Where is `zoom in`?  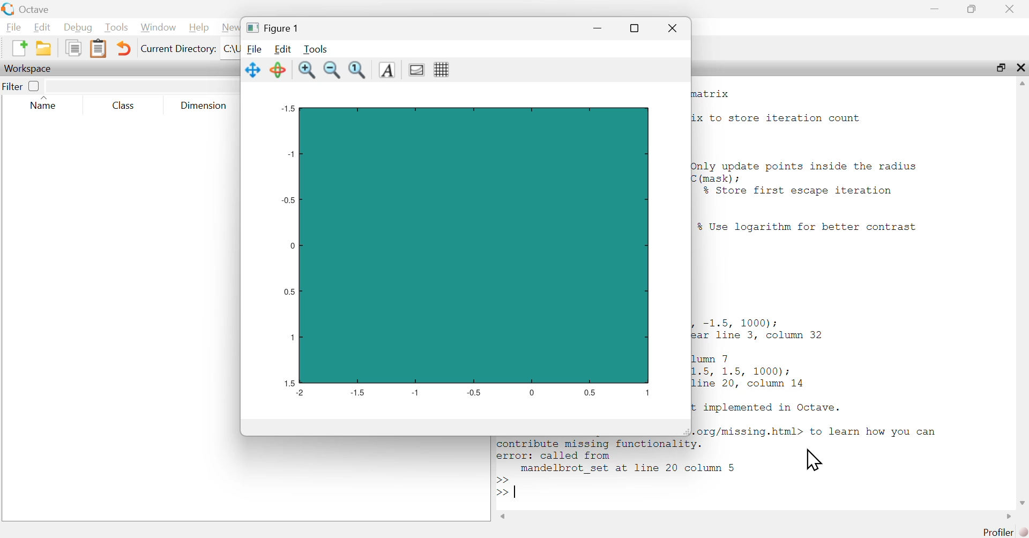 zoom in is located at coordinates (307, 70).